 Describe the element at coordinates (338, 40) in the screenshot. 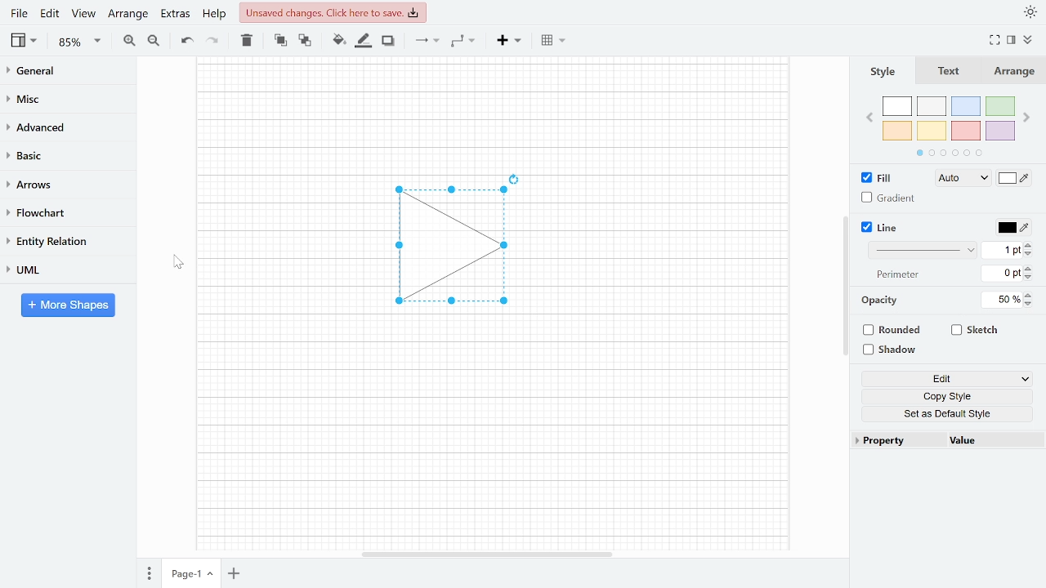

I see `Fill color` at that location.